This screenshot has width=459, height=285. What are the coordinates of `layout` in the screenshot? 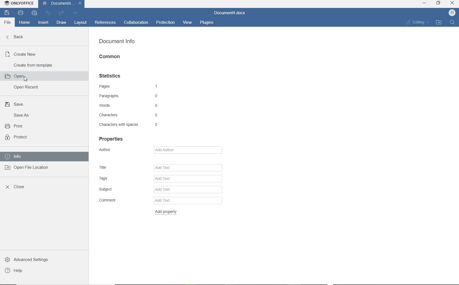 It's located at (80, 23).